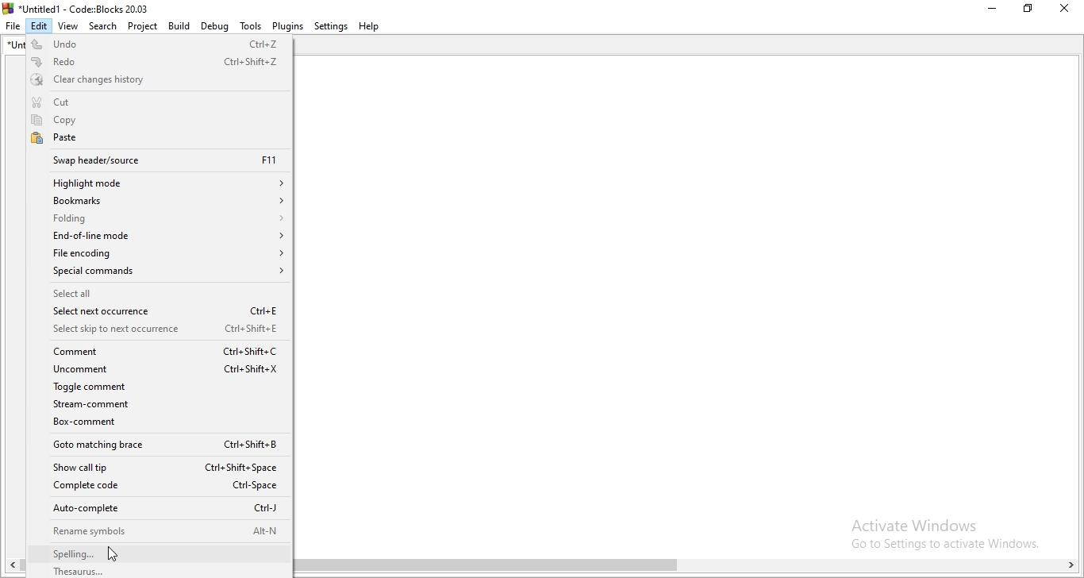 The height and width of the screenshot is (578, 1084). I want to click on Comment, so click(159, 353).